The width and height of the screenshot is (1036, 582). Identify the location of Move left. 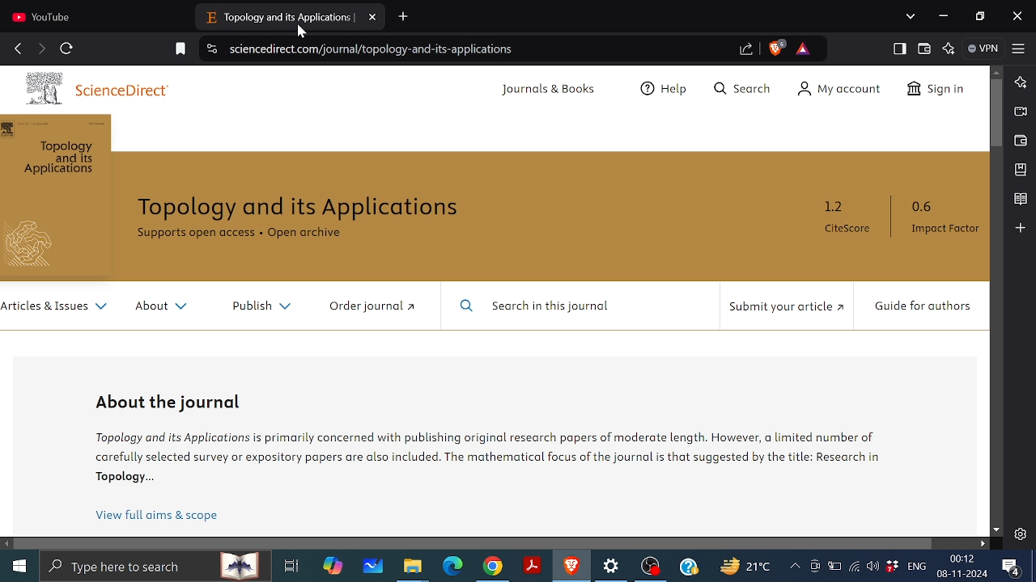
(7, 544).